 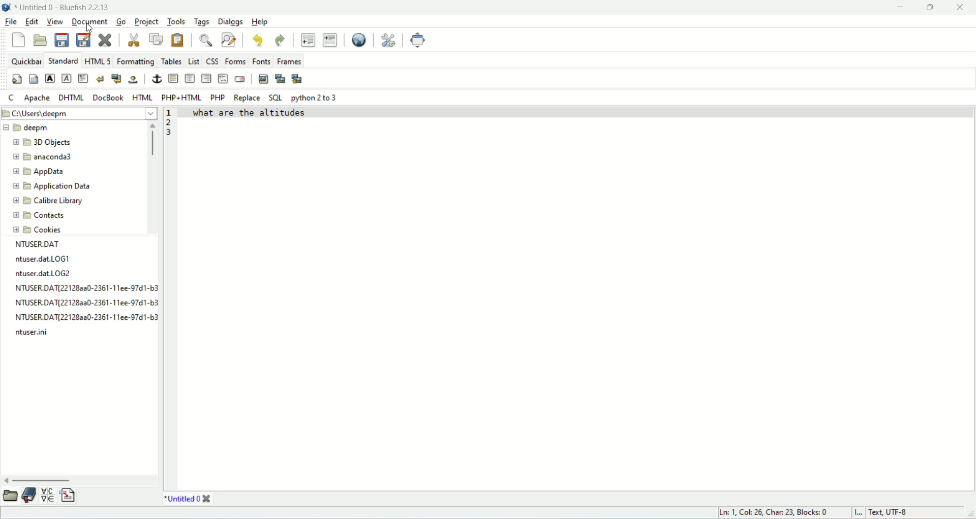 I want to click on maximize, so click(x=930, y=8).